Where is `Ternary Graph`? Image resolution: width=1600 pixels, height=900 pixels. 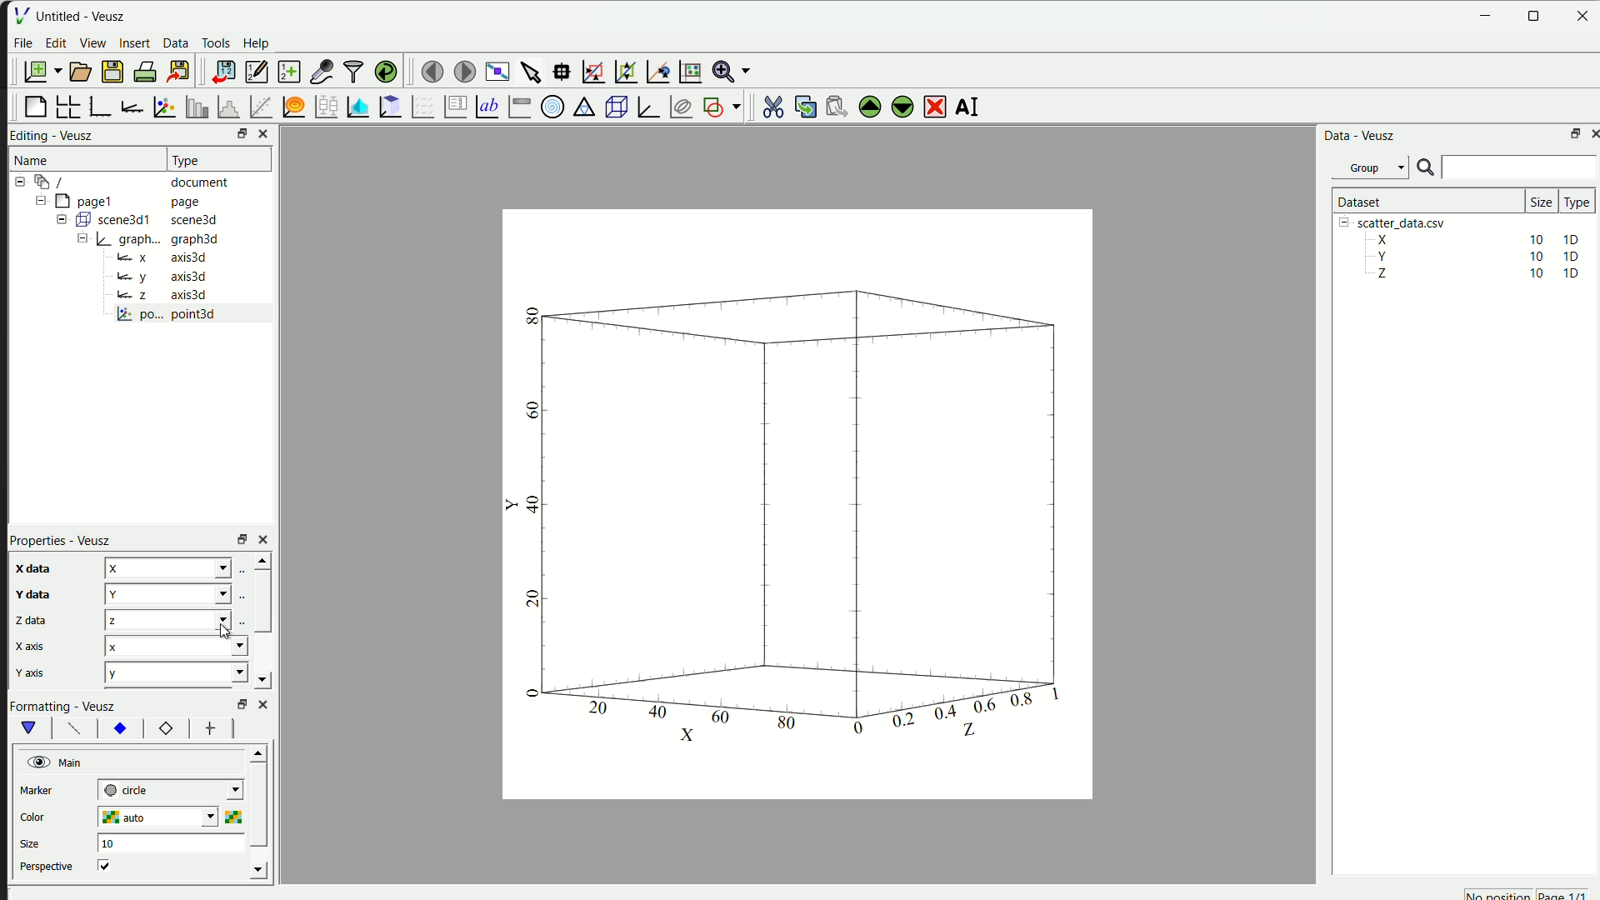
Ternary Graph is located at coordinates (582, 107).